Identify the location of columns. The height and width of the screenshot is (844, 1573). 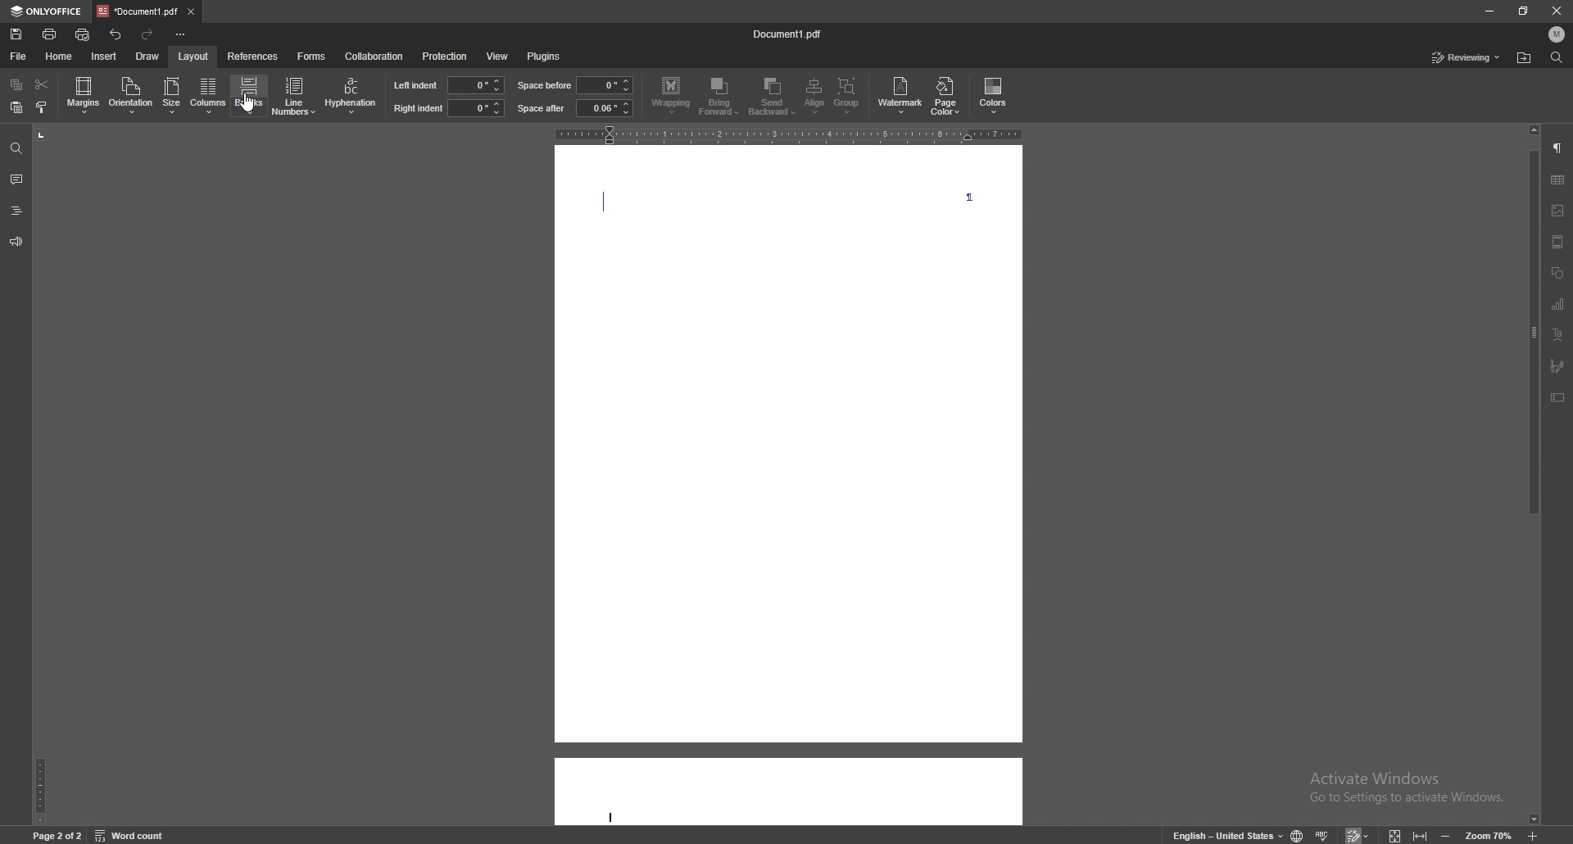
(210, 95).